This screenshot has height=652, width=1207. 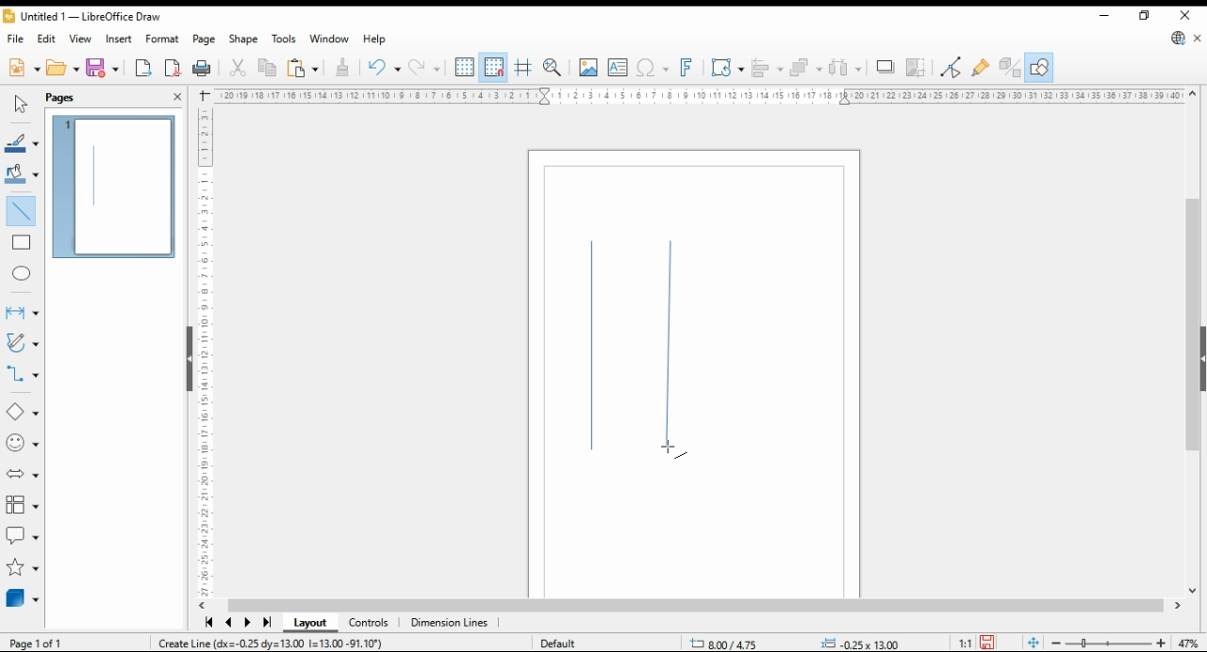 I want to click on save, so click(x=103, y=67).